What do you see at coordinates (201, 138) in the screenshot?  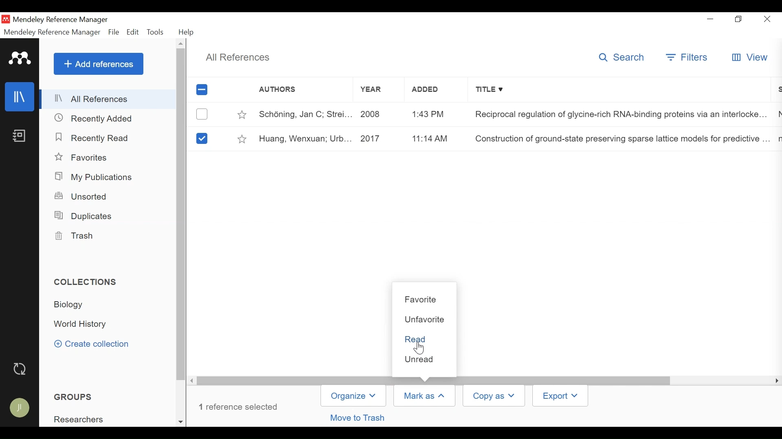 I see `select` at bounding box center [201, 138].